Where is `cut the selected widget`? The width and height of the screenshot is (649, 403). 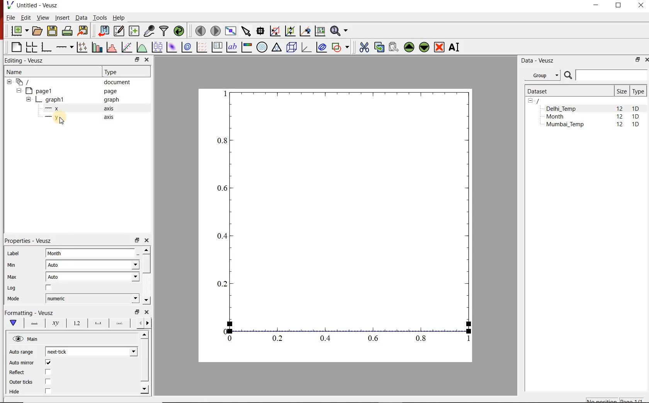
cut the selected widget is located at coordinates (364, 47).